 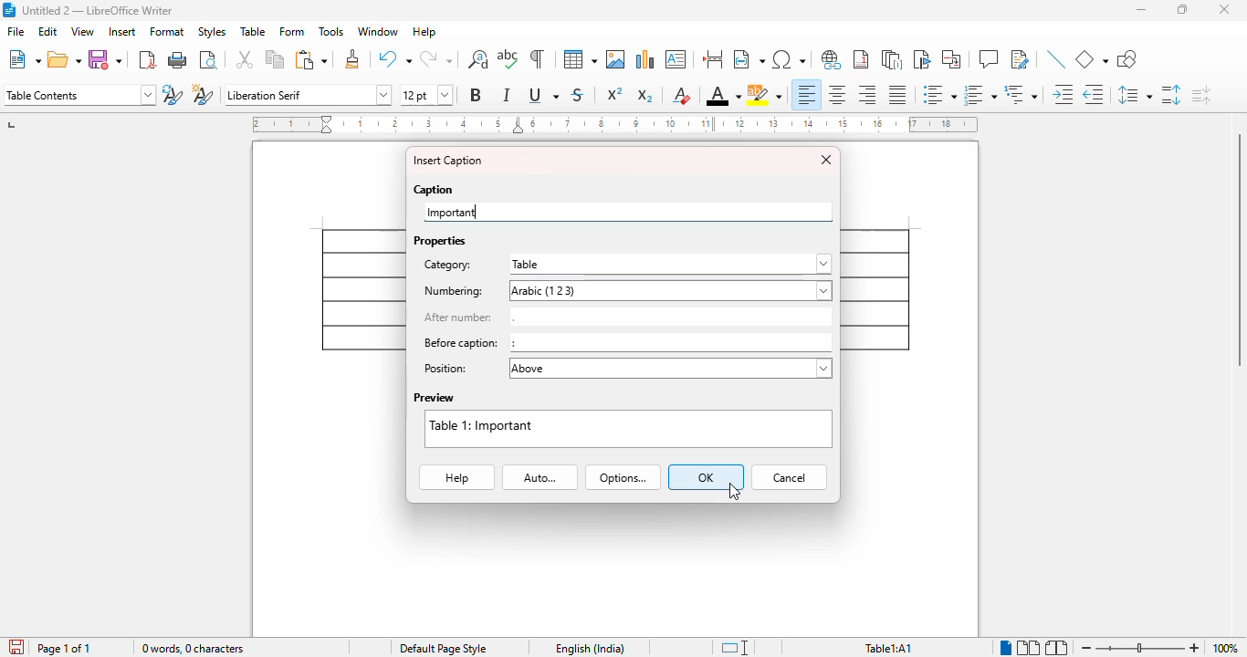 I want to click on align right, so click(x=865, y=94).